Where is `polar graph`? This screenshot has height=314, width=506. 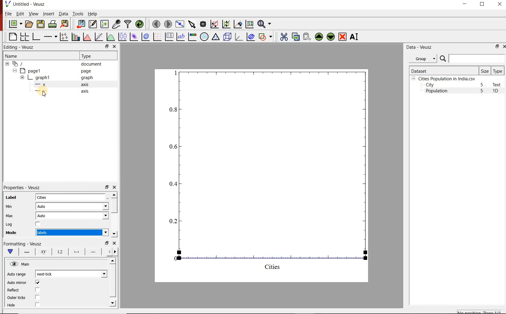 polar graph is located at coordinates (204, 36).